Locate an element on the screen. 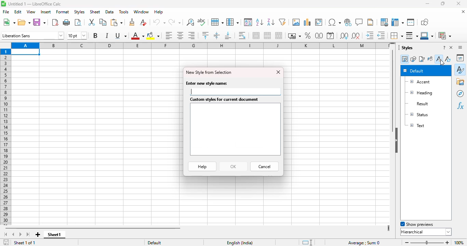 Image resolution: width=467 pixels, height=246 pixels. sheet is located at coordinates (95, 12).